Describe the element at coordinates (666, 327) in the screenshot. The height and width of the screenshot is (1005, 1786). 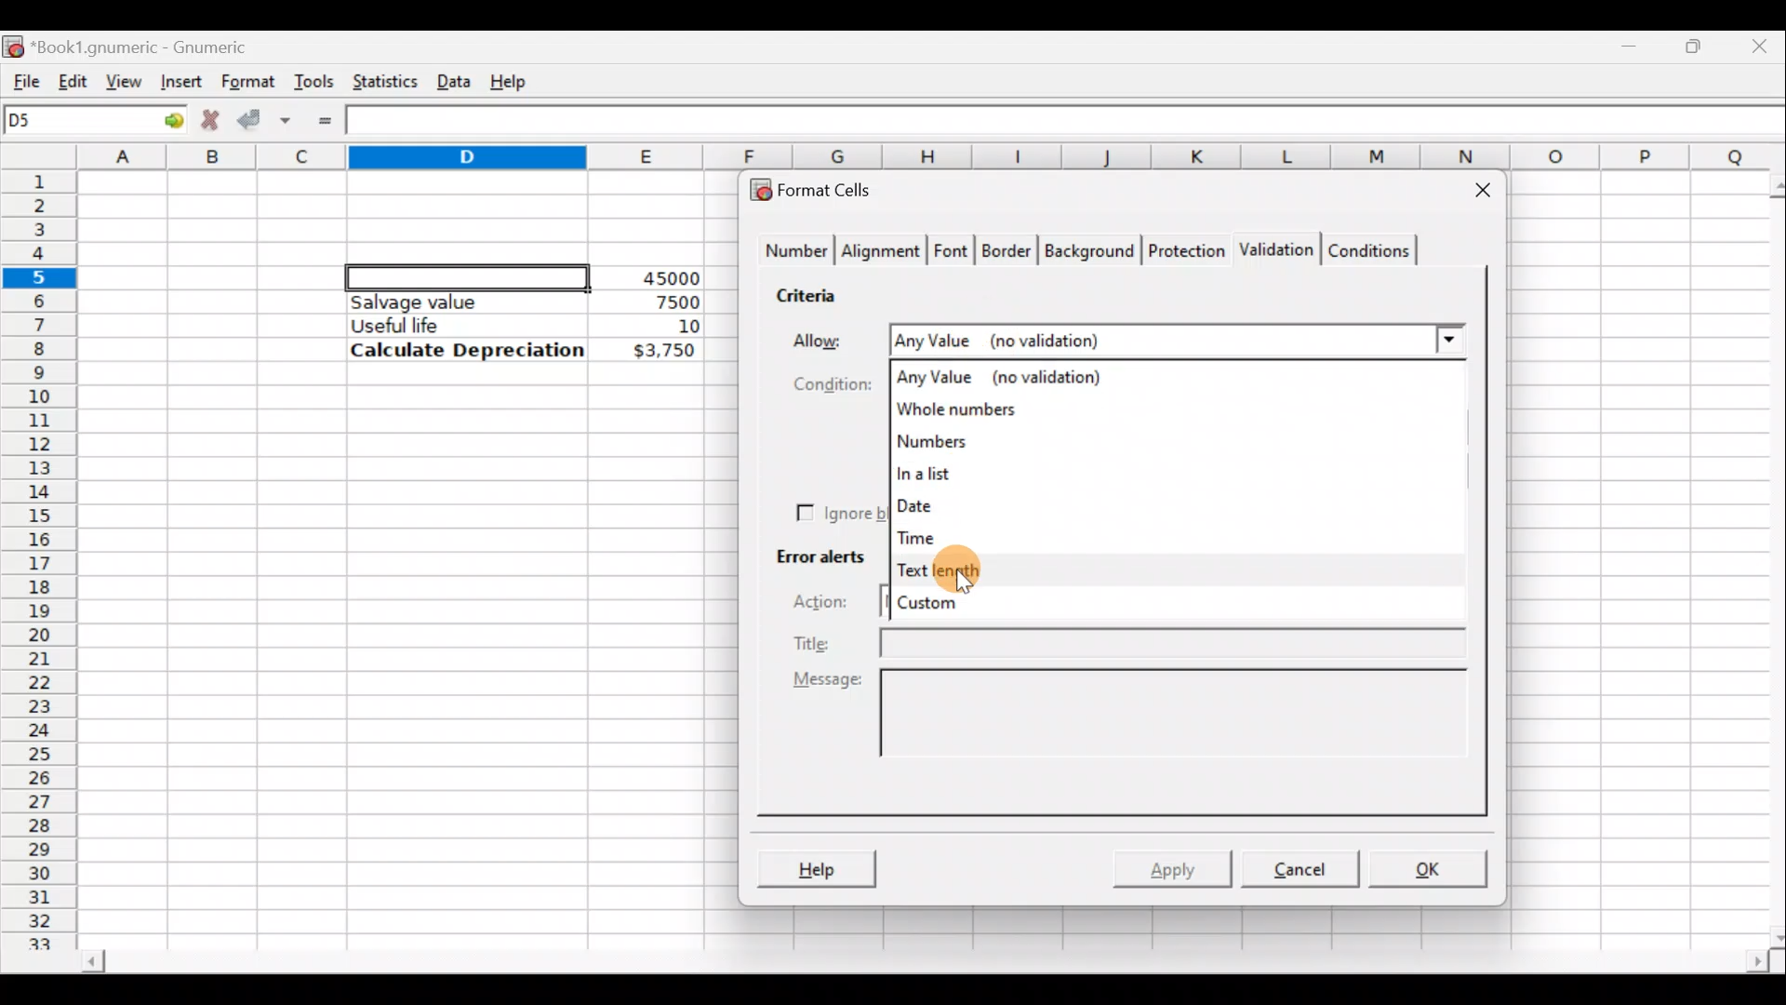
I see `10` at that location.